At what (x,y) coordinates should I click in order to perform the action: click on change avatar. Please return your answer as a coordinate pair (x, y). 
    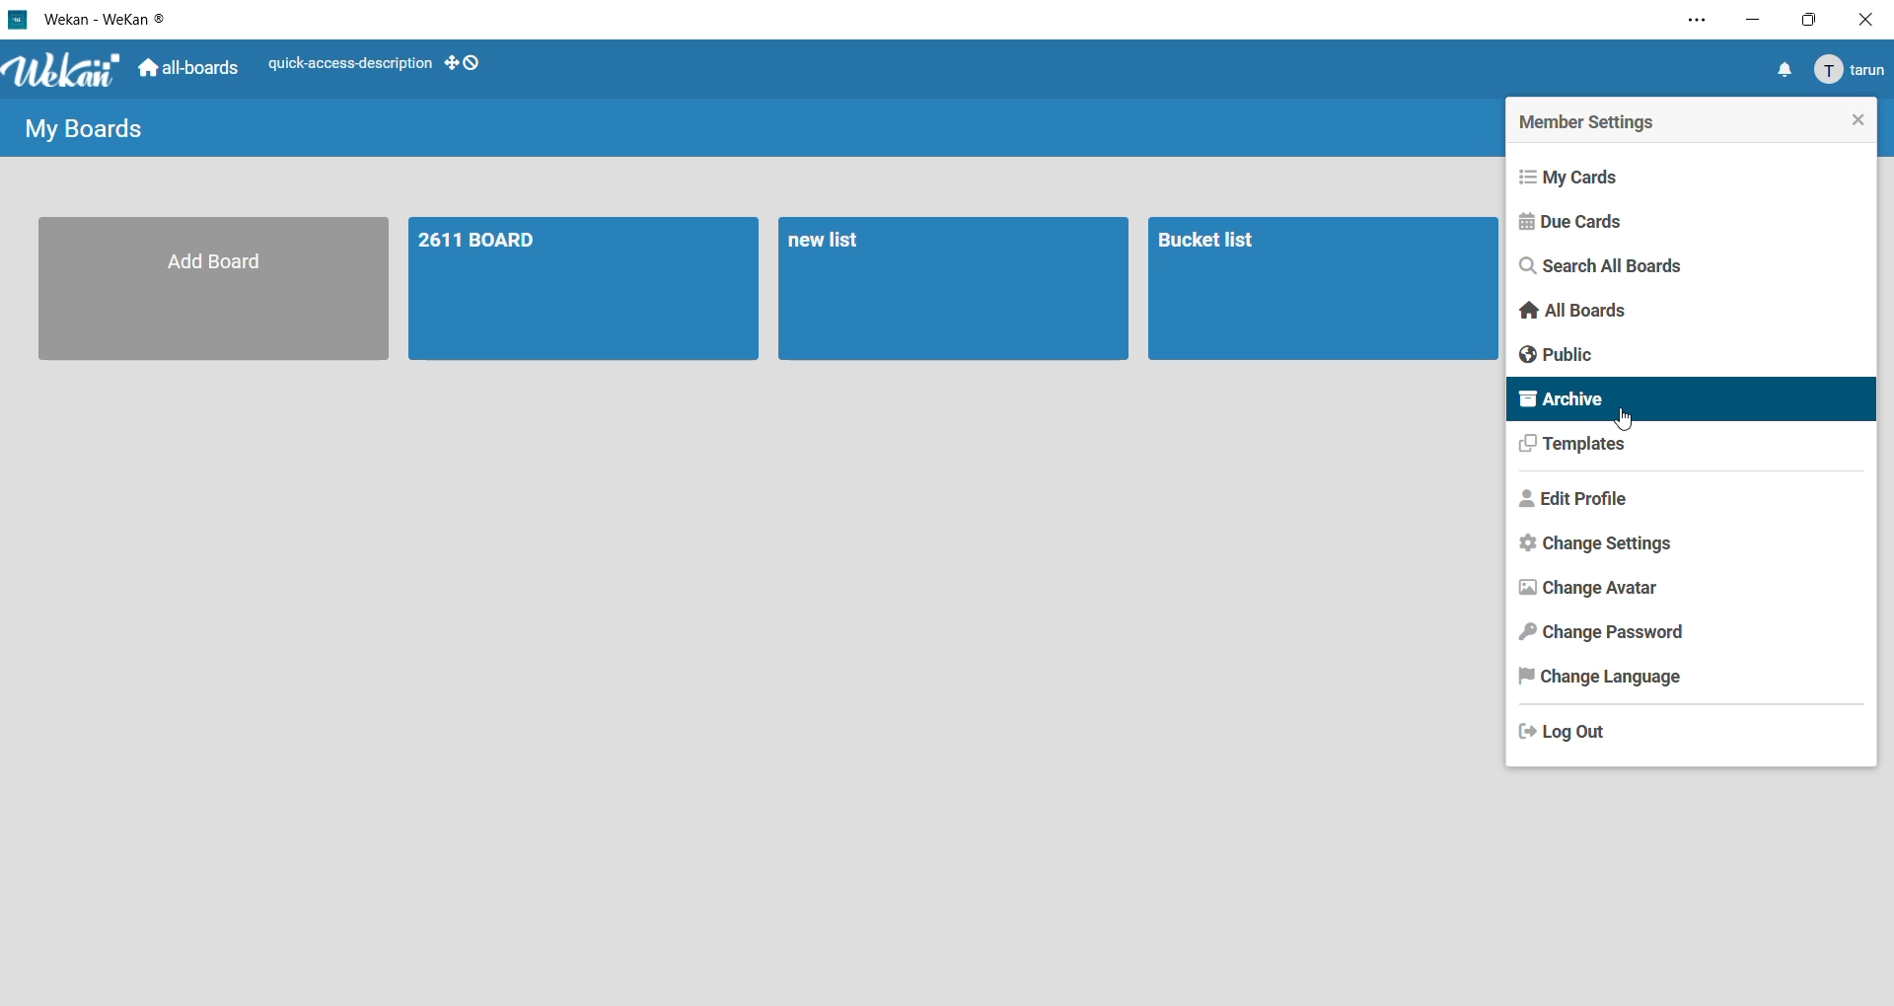
    Looking at the image, I should click on (1586, 587).